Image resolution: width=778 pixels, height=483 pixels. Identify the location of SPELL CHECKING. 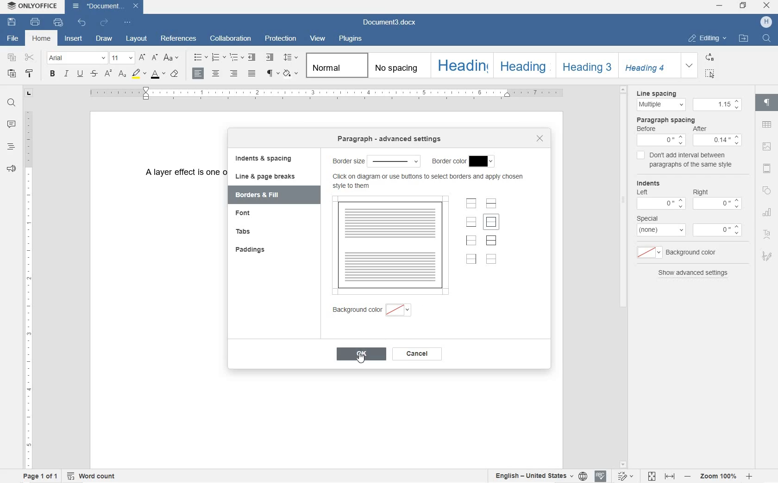
(601, 477).